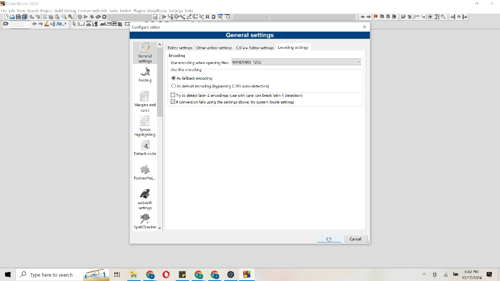 Image resolution: width=500 pixels, height=281 pixels. I want to click on move right, so click(369, 17).